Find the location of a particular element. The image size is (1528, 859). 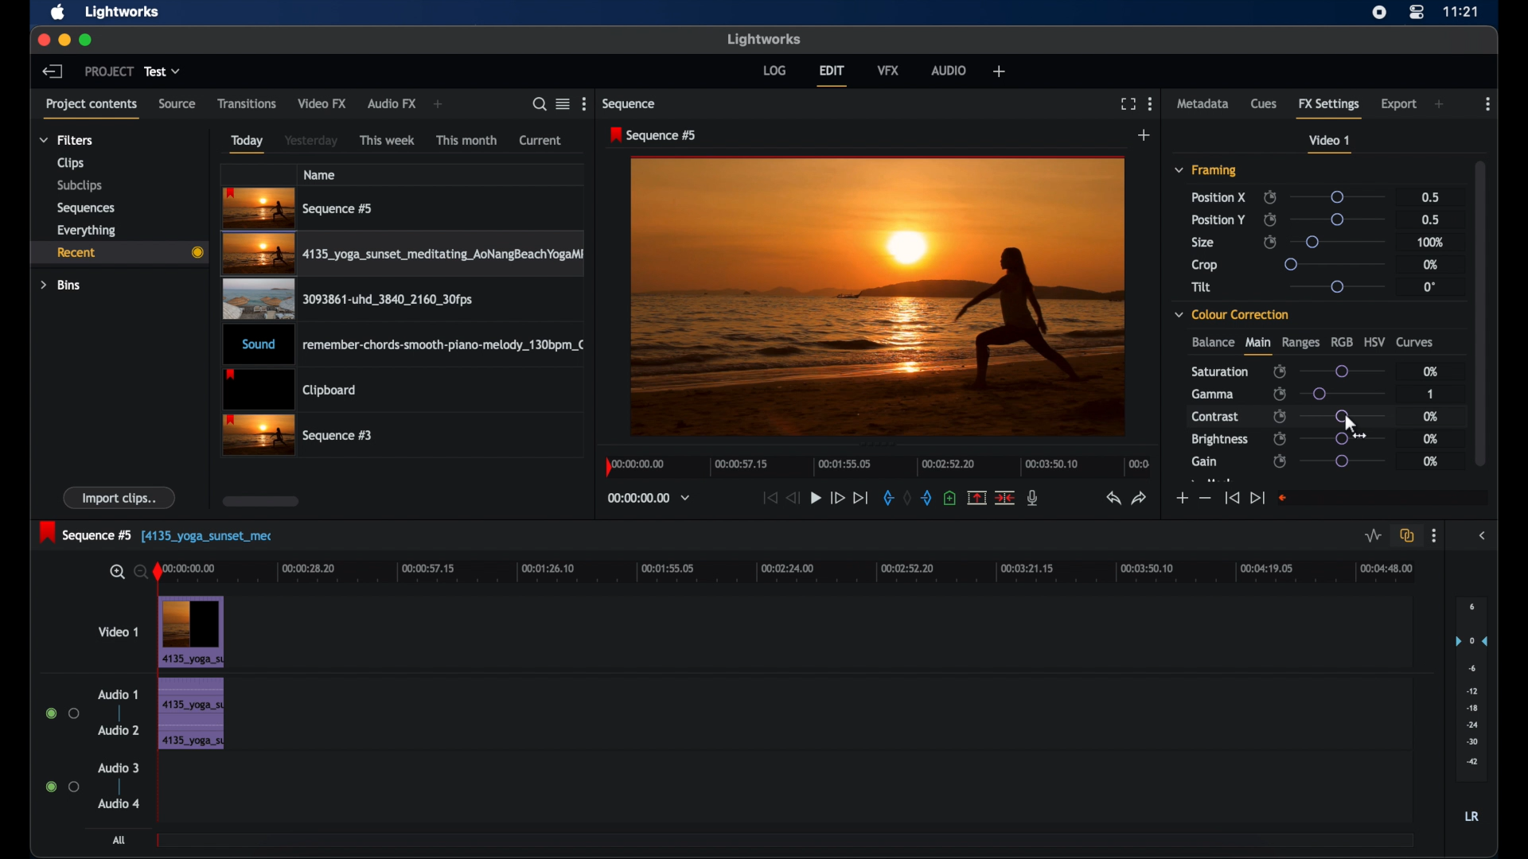

more options is located at coordinates (1433, 536).